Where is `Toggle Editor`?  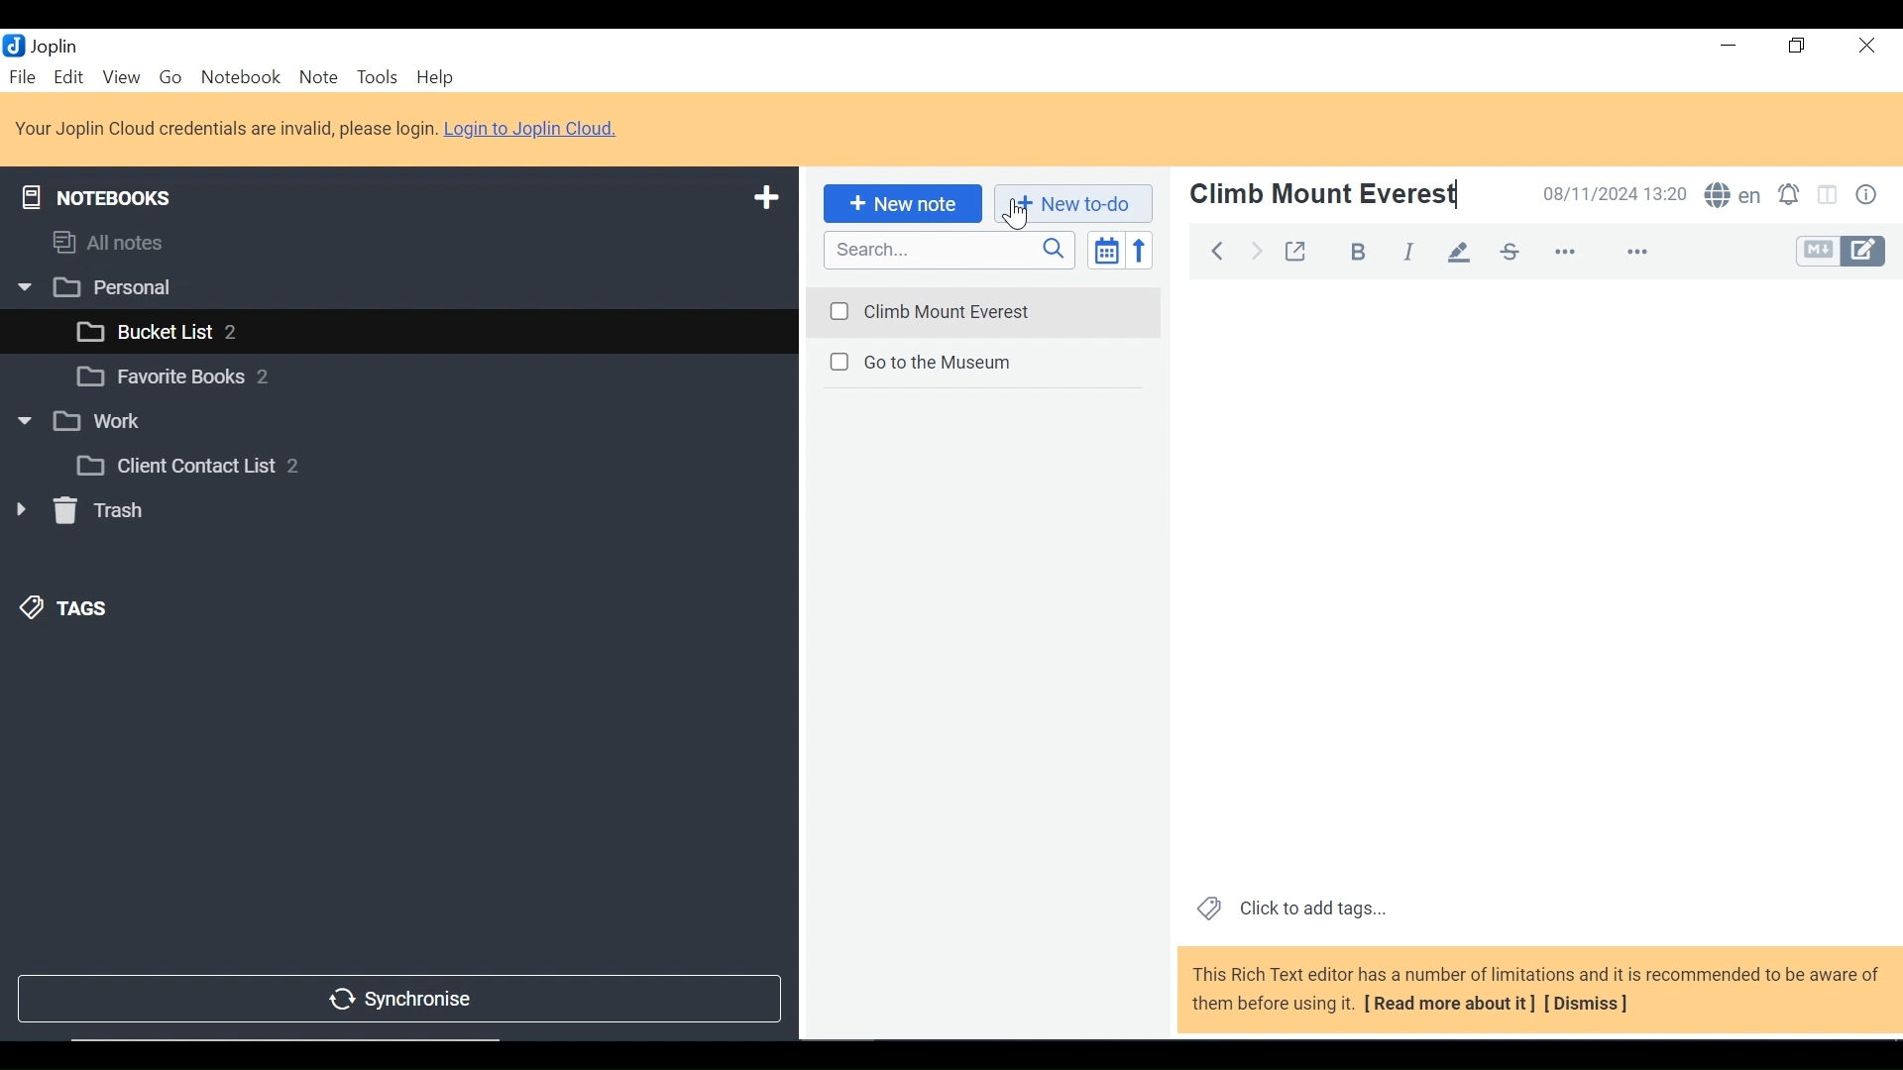
Toggle Editor is located at coordinates (1840, 253).